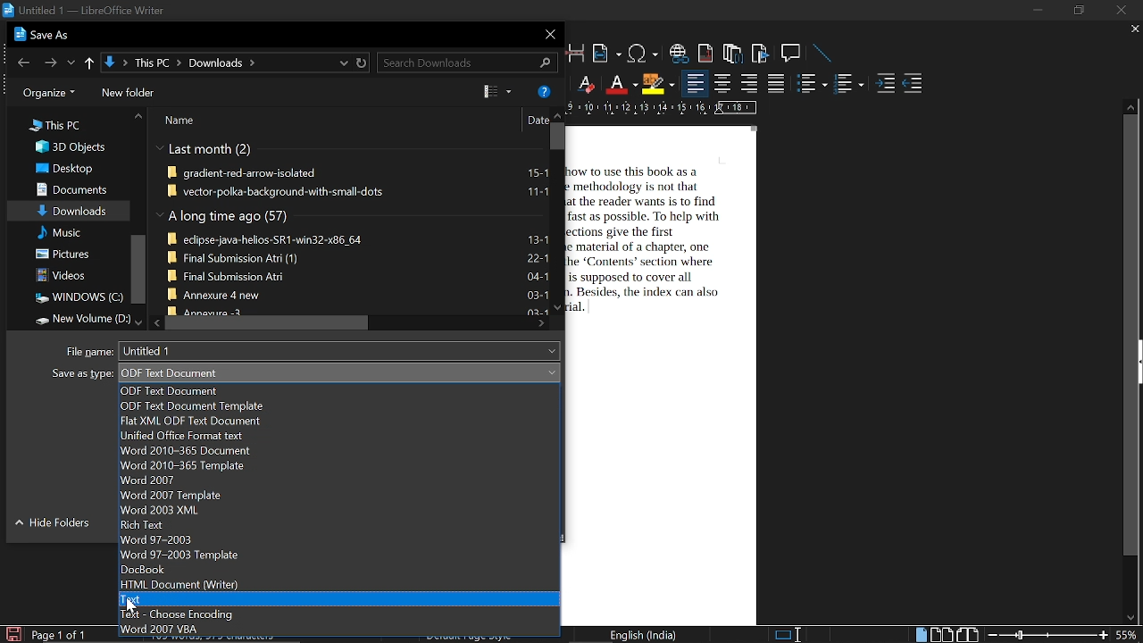 This screenshot has width=1143, height=643. Describe the element at coordinates (848, 84) in the screenshot. I see `toggle unordered list` at that location.